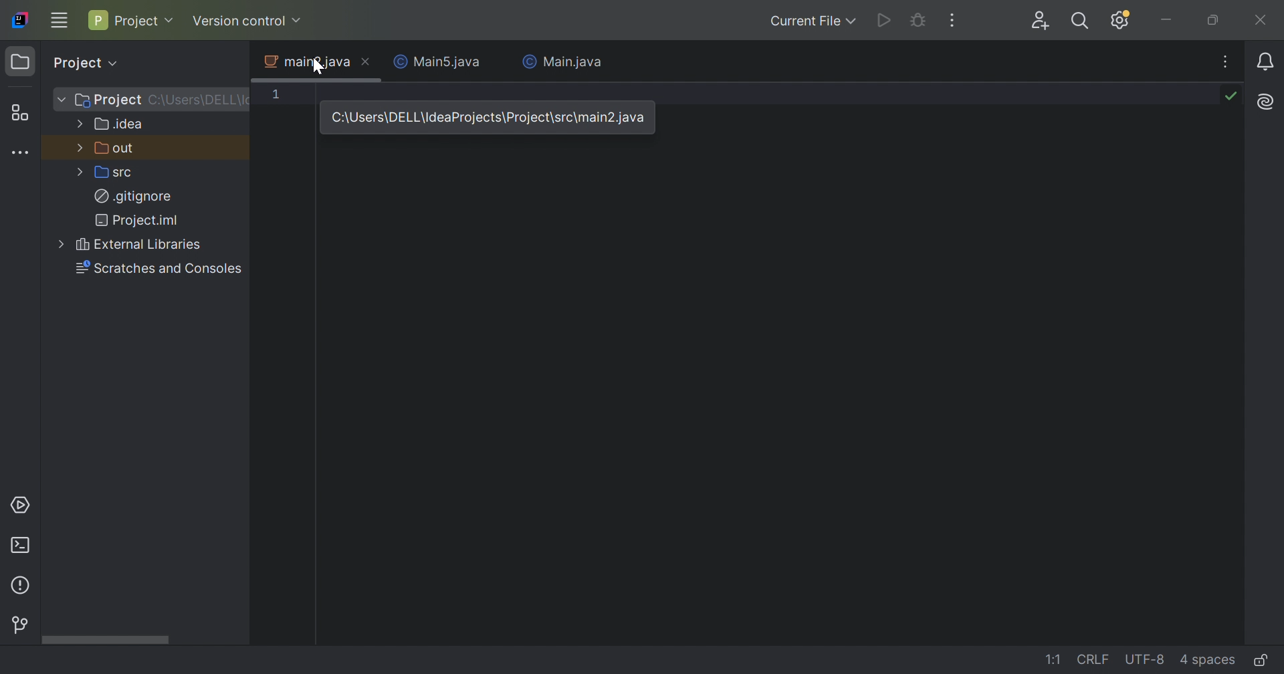  Describe the element at coordinates (83, 63) in the screenshot. I see `Project` at that location.